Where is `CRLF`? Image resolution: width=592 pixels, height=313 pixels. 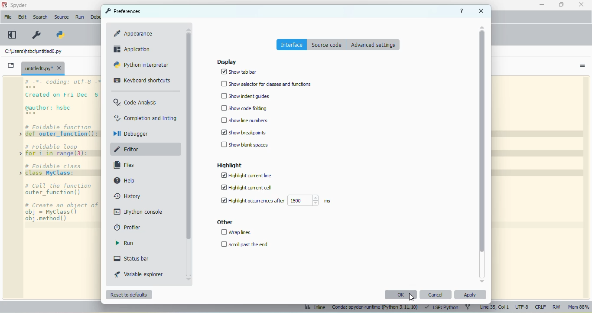 CRLF is located at coordinates (540, 307).